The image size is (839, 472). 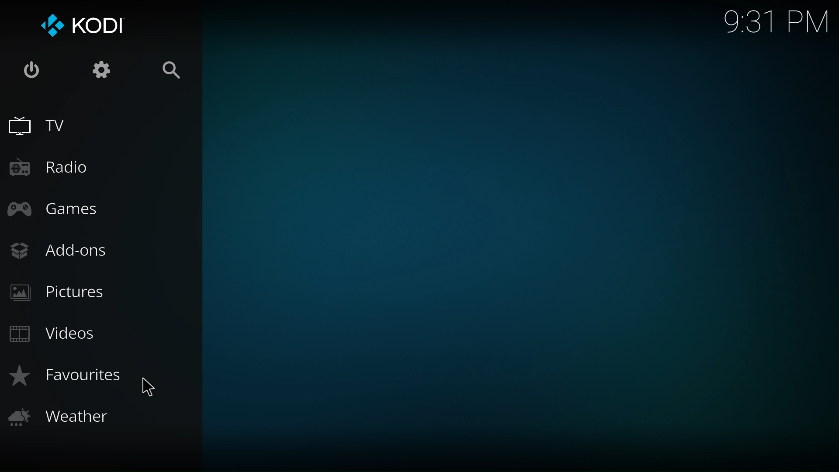 What do you see at coordinates (101, 69) in the screenshot?
I see `setting` at bounding box center [101, 69].